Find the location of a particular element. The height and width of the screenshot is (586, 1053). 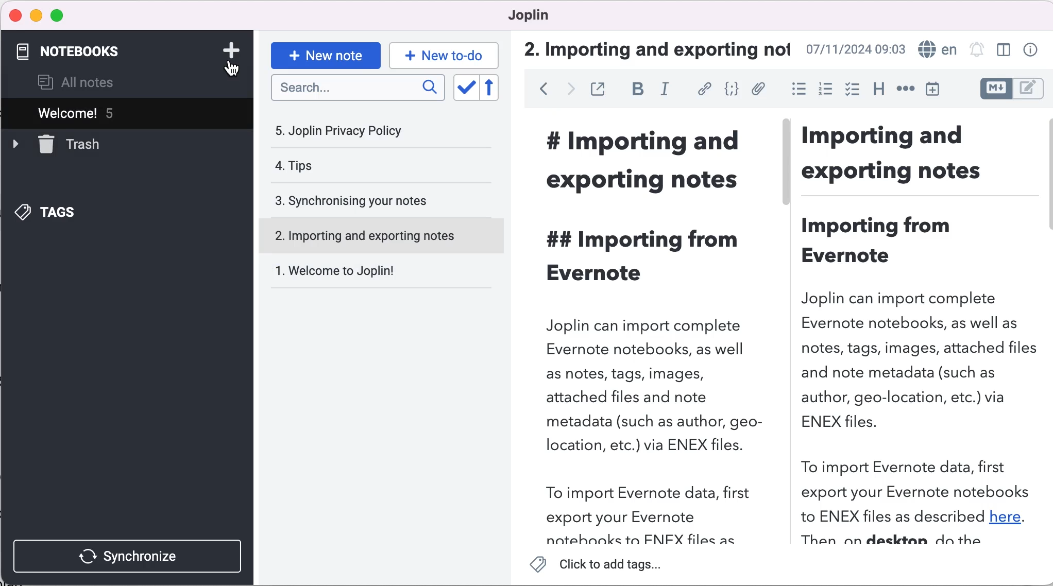

cursor is located at coordinates (228, 69).